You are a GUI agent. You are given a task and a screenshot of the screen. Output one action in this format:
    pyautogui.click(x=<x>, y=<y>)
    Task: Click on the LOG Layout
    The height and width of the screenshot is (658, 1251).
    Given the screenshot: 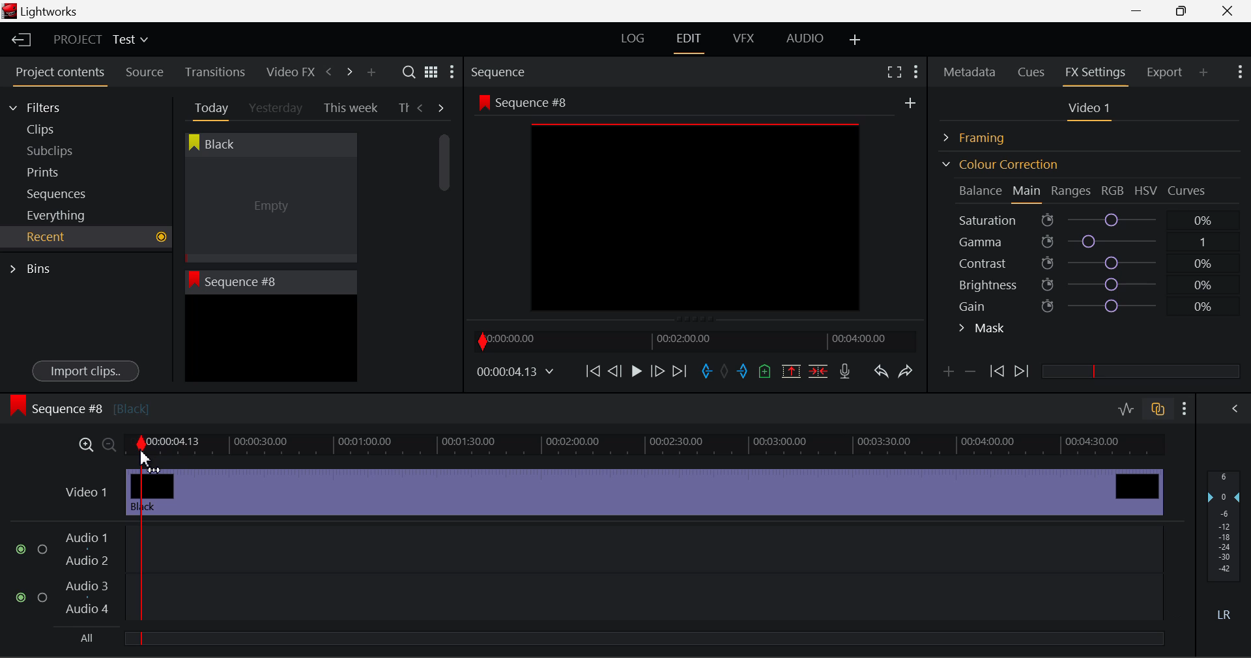 What is the action you would take?
    pyautogui.click(x=632, y=38)
    